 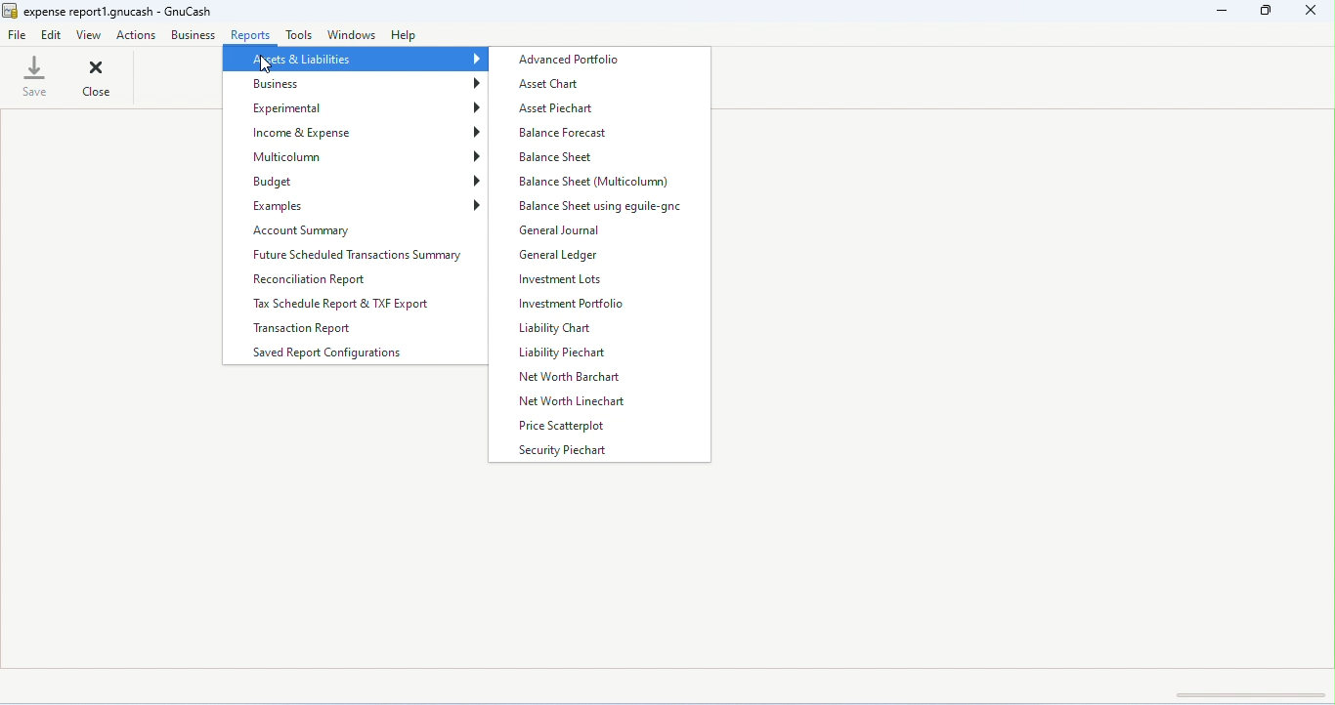 I want to click on edit, so click(x=53, y=36).